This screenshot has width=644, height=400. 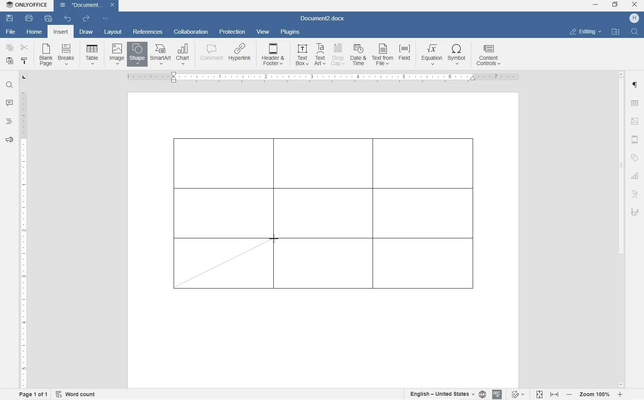 What do you see at coordinates (634, 5) in the screenshot?
I see `close` at bounding box center [634, 5].